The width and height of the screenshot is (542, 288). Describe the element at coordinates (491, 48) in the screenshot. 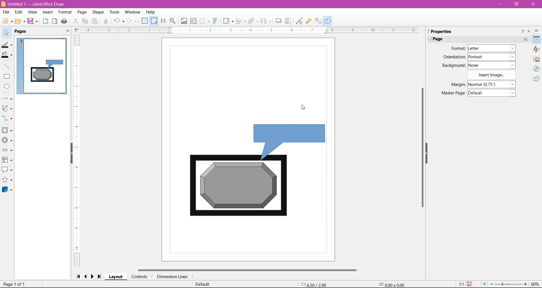

I see `Select page format type` at that location.